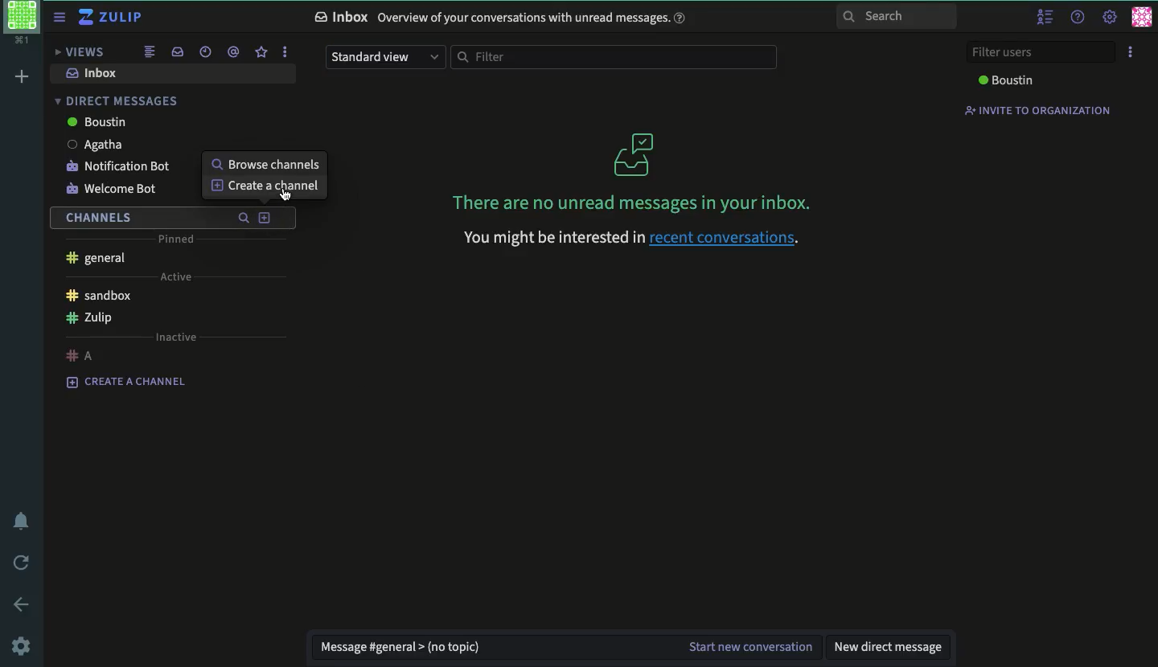 The image size is (1158, 667). Describe the element at coordinates (1044, 16) in the screenshot. I see `hide user list` at that location.